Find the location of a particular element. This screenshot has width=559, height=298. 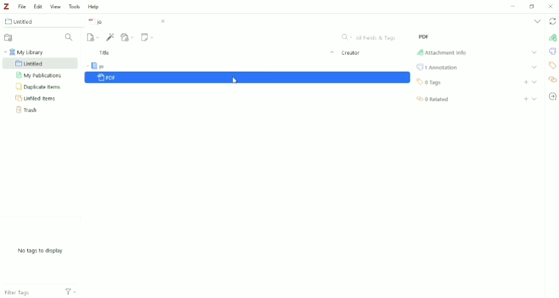

Expand Section is located at coordinates (533, 52).